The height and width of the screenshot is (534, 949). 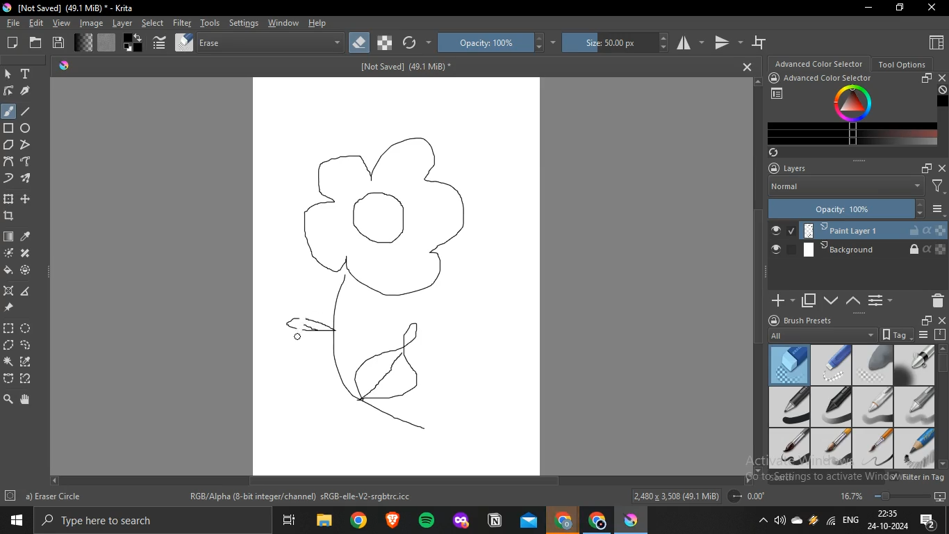 What do you see at coordinates (26, 129) in the screenshot?
I see `ellipse tool` at bounding box center [26, 129].